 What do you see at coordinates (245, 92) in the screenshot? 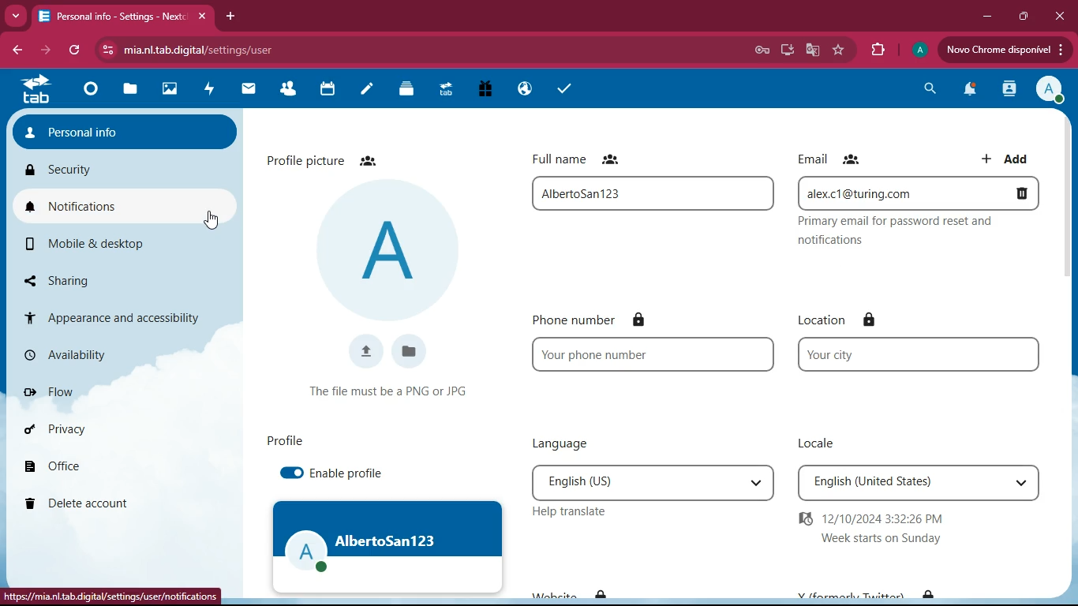
I see `mail` at bounding box center [245, 92].